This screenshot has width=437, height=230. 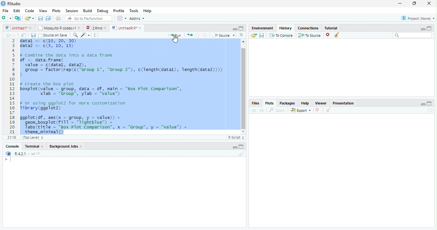 I want to click on Profile, so click(x=119, y=11).